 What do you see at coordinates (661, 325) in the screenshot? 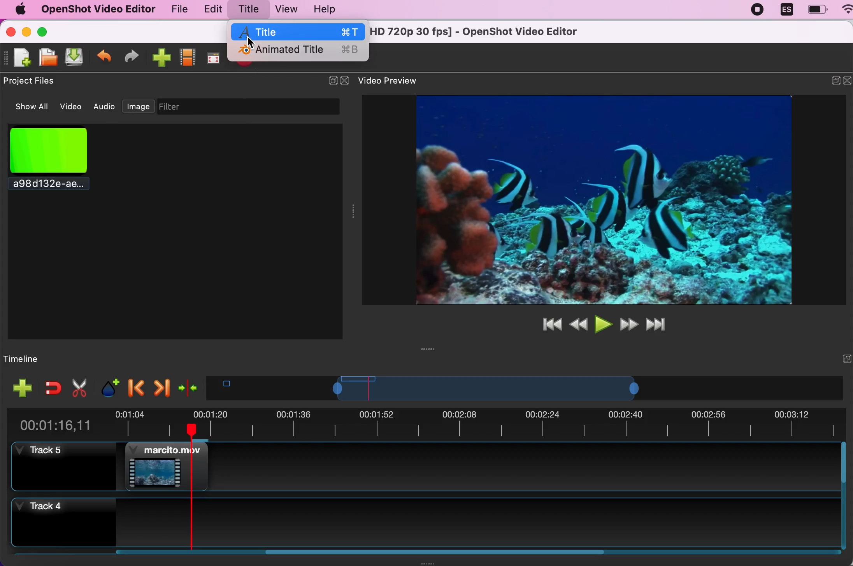
I see `jump to end` at bounding box center [661, 325].